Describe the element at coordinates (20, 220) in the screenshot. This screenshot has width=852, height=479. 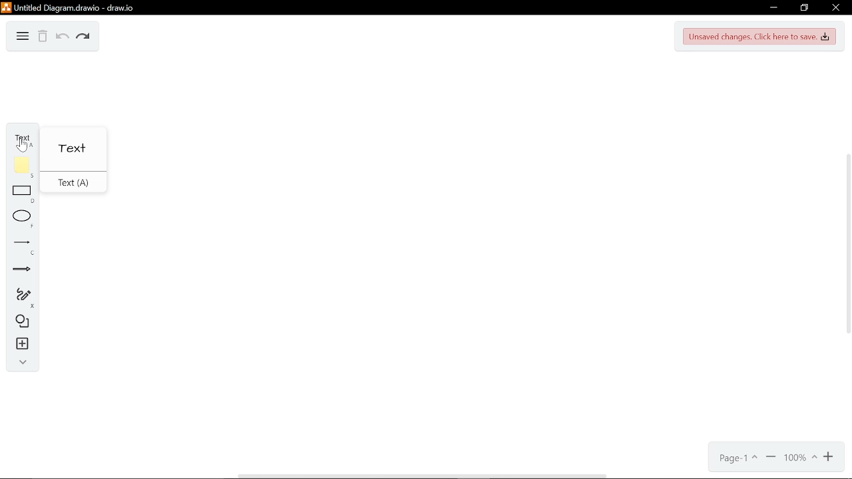
I see `Ellipse` at that location.